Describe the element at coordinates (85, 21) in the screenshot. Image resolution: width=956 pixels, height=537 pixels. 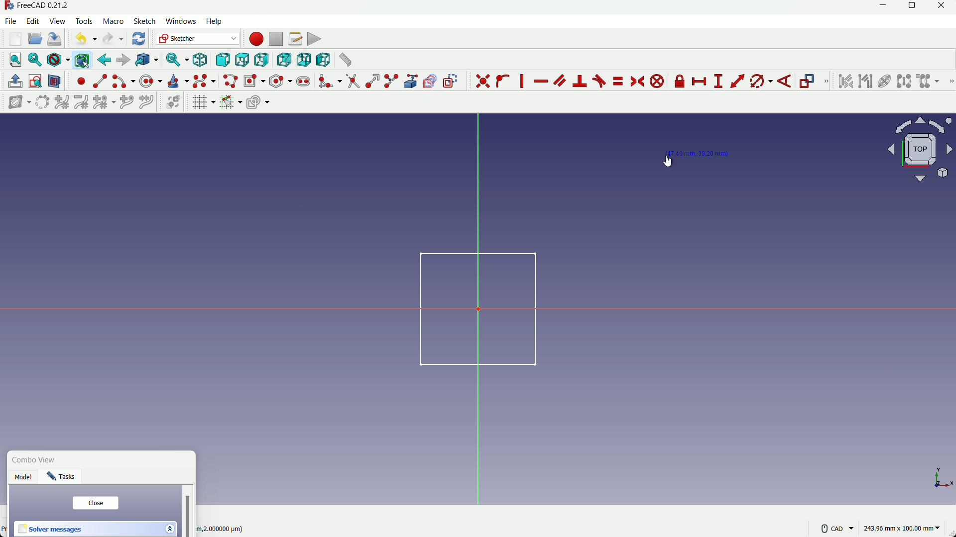
I see `tools menu` at that location.